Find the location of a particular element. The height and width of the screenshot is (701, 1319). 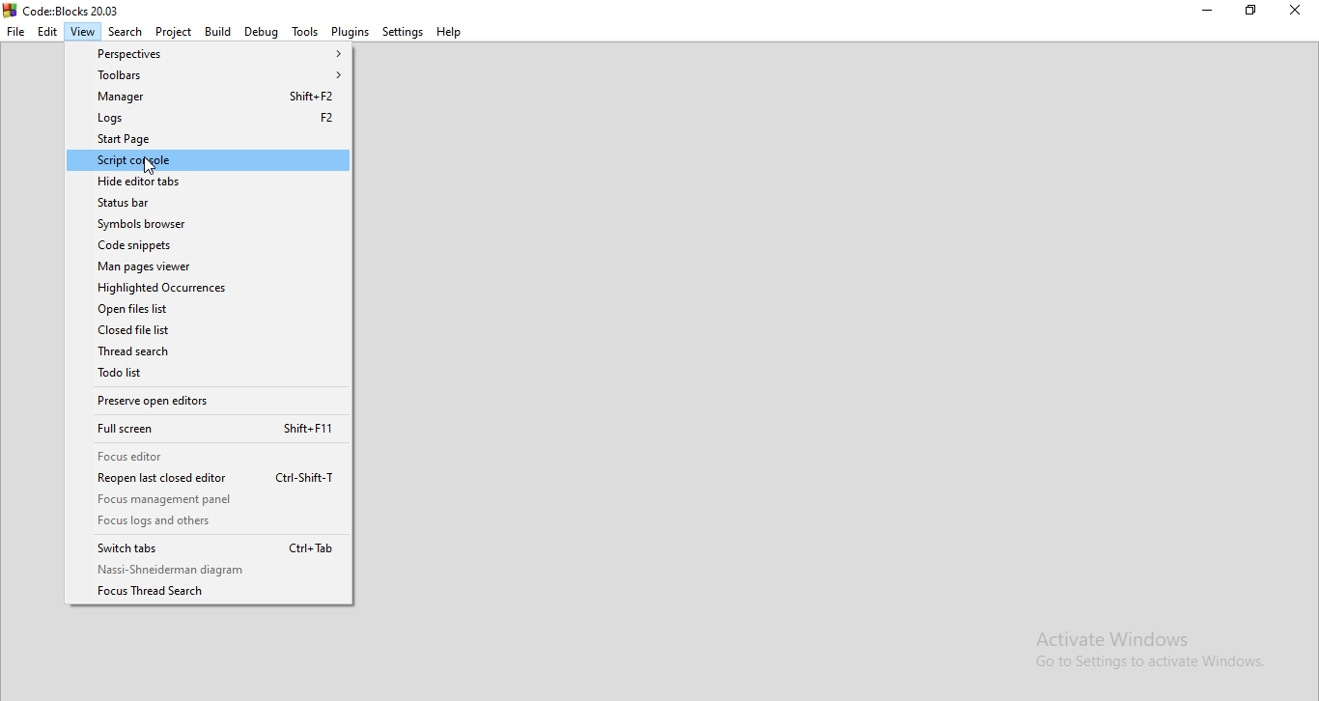

Edit  is located at coordinates (47, 32).